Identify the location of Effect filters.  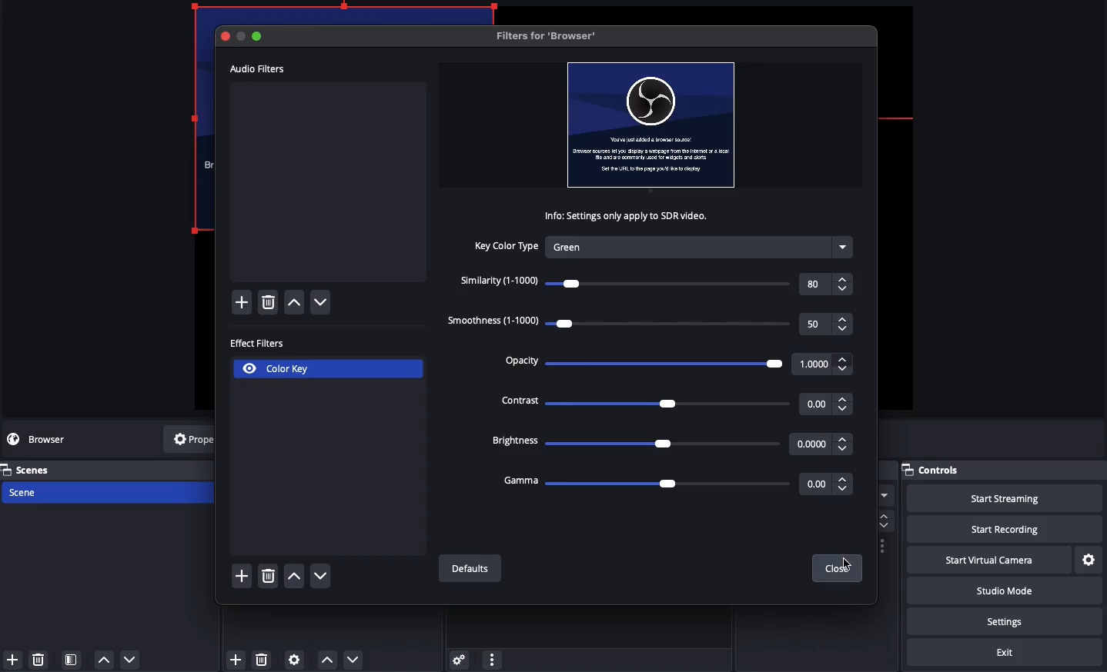
(259, 342).